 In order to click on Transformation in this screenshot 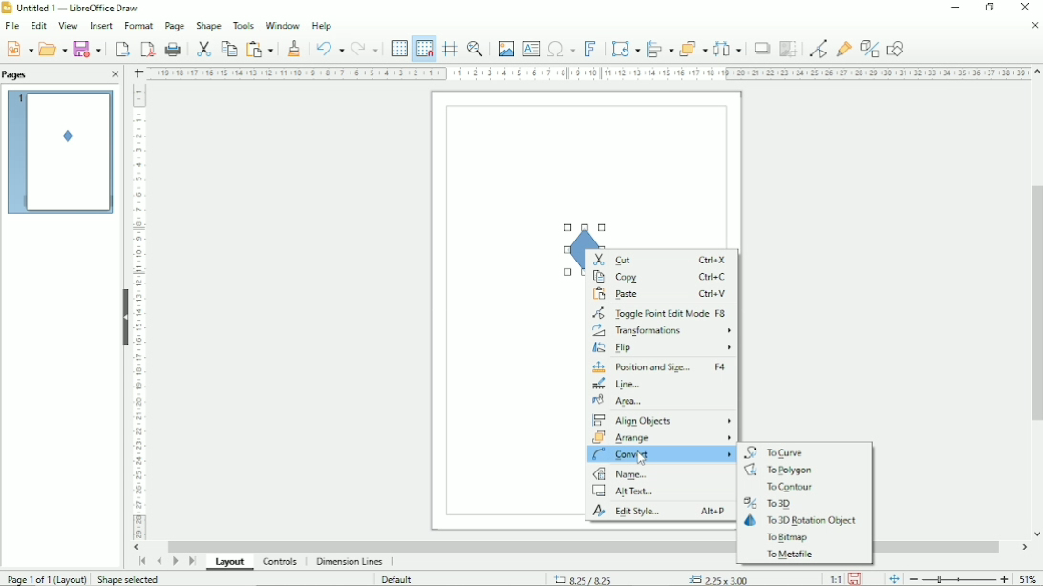, I will do `click(623, 48)`.